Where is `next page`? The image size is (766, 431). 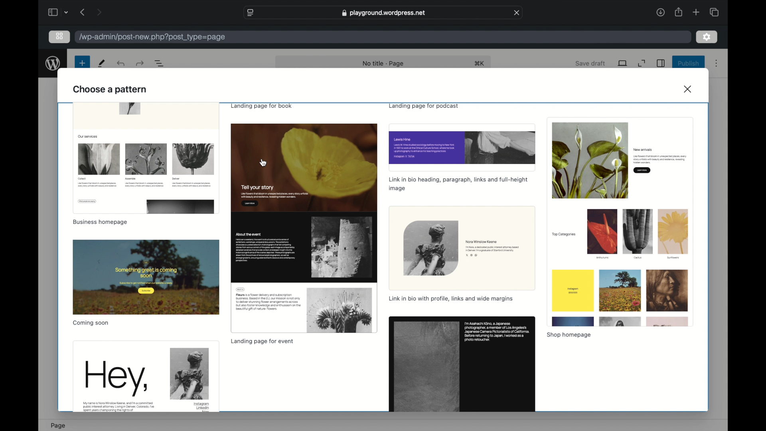
next page is located at coordinates (99, 12).